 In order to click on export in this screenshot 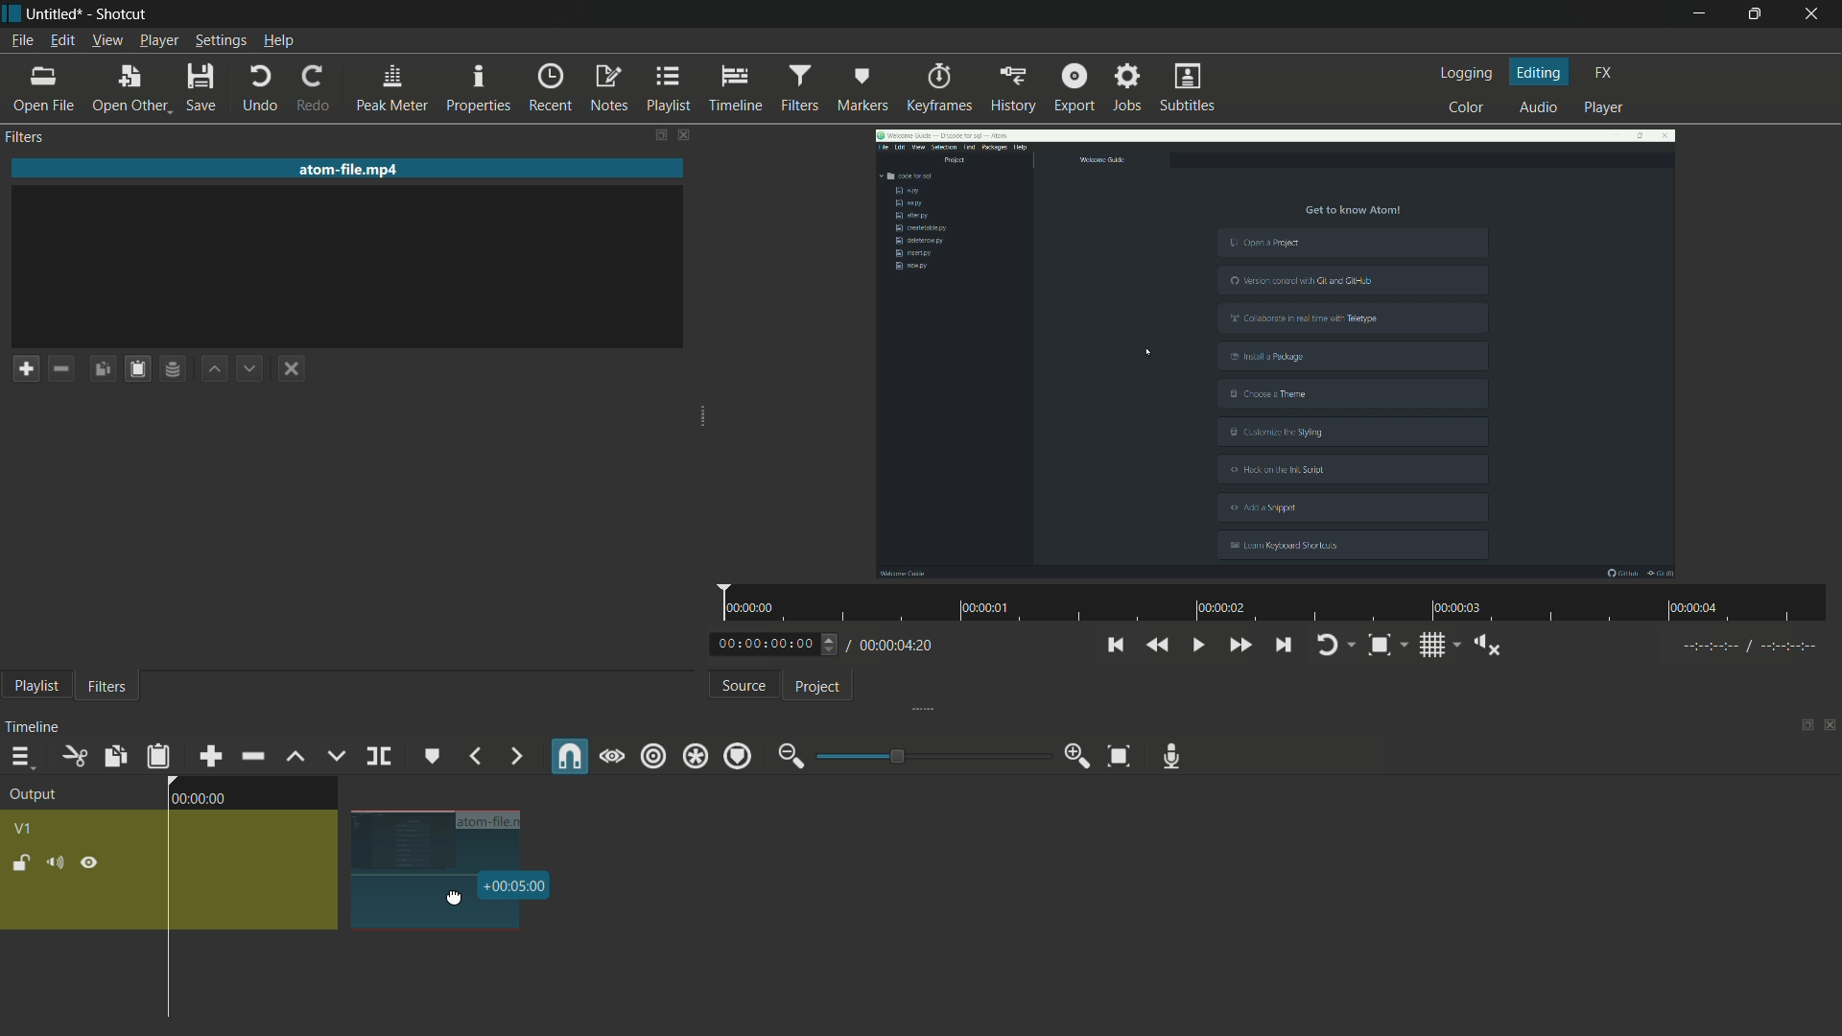, I will do `click(1074, 89)`.